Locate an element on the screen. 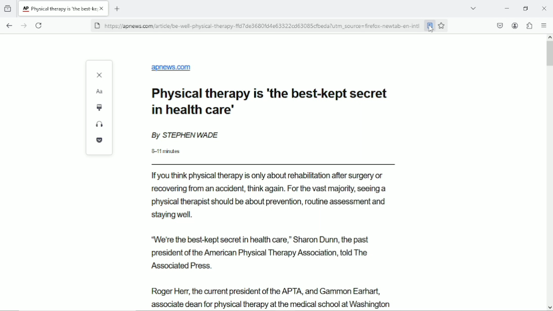 Image resolution: width=553 pixels, height=311 pixels. new tab is located at coordinates (118, 9).